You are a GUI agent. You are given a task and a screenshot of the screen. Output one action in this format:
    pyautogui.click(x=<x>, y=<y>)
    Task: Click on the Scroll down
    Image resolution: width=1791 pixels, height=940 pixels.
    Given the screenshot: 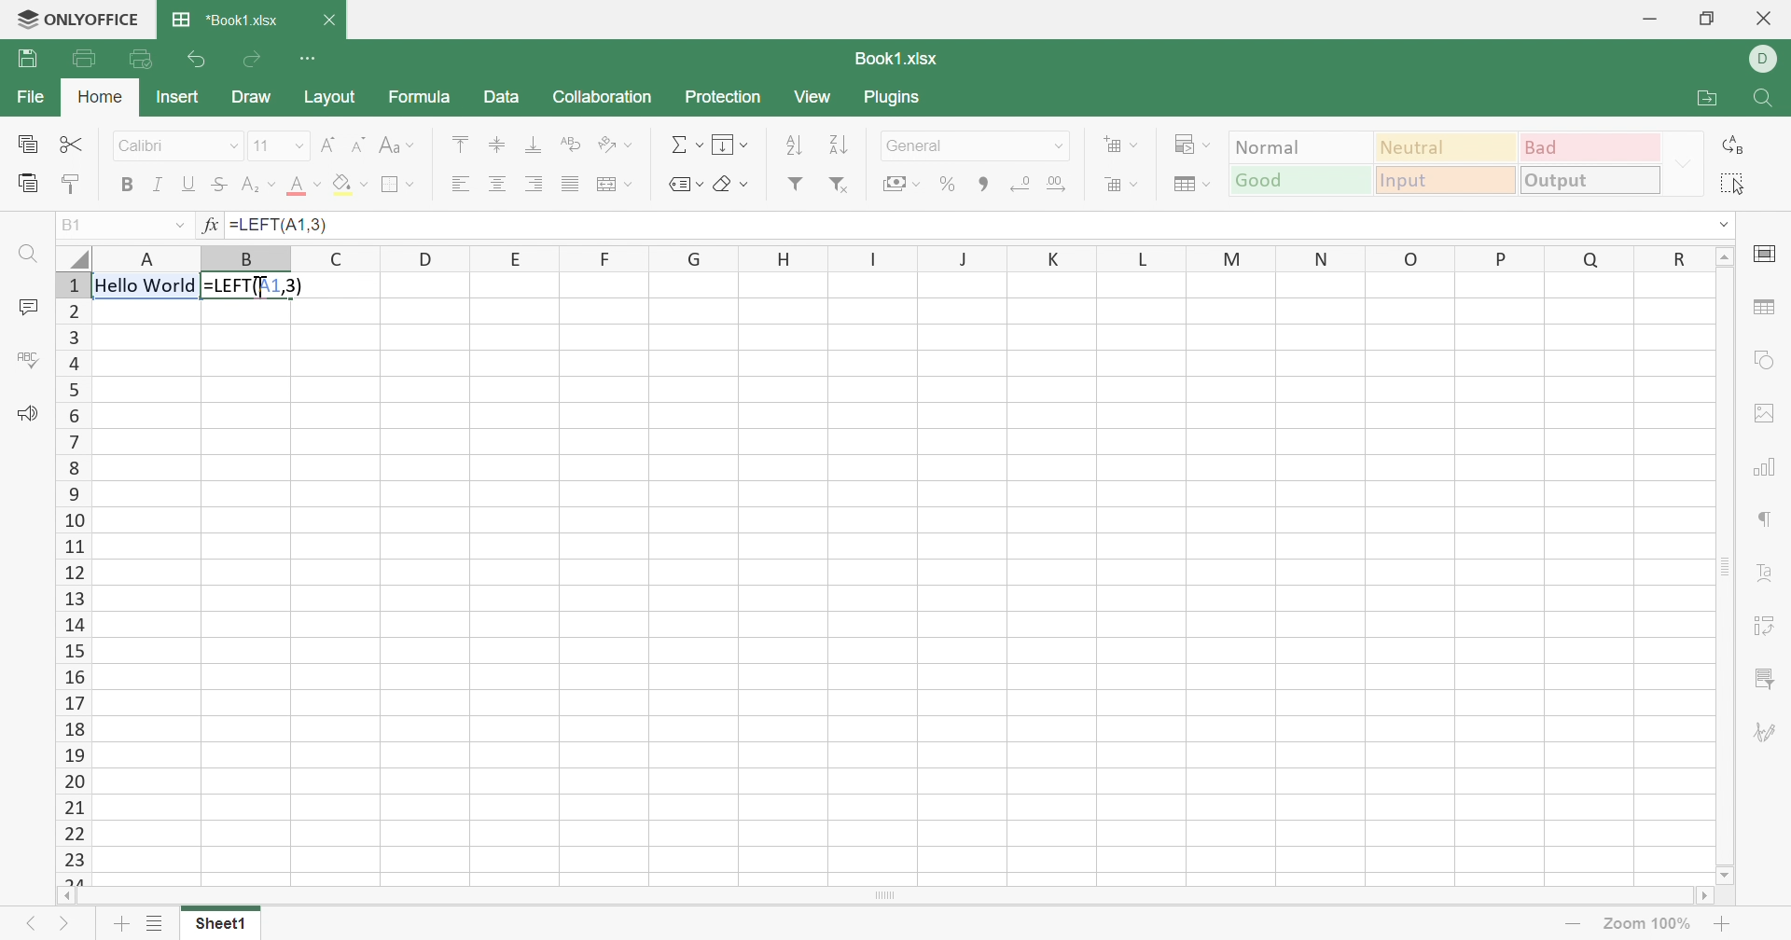 What is the action you would take?
    pyautogui.click(x=1728, y=875)
    